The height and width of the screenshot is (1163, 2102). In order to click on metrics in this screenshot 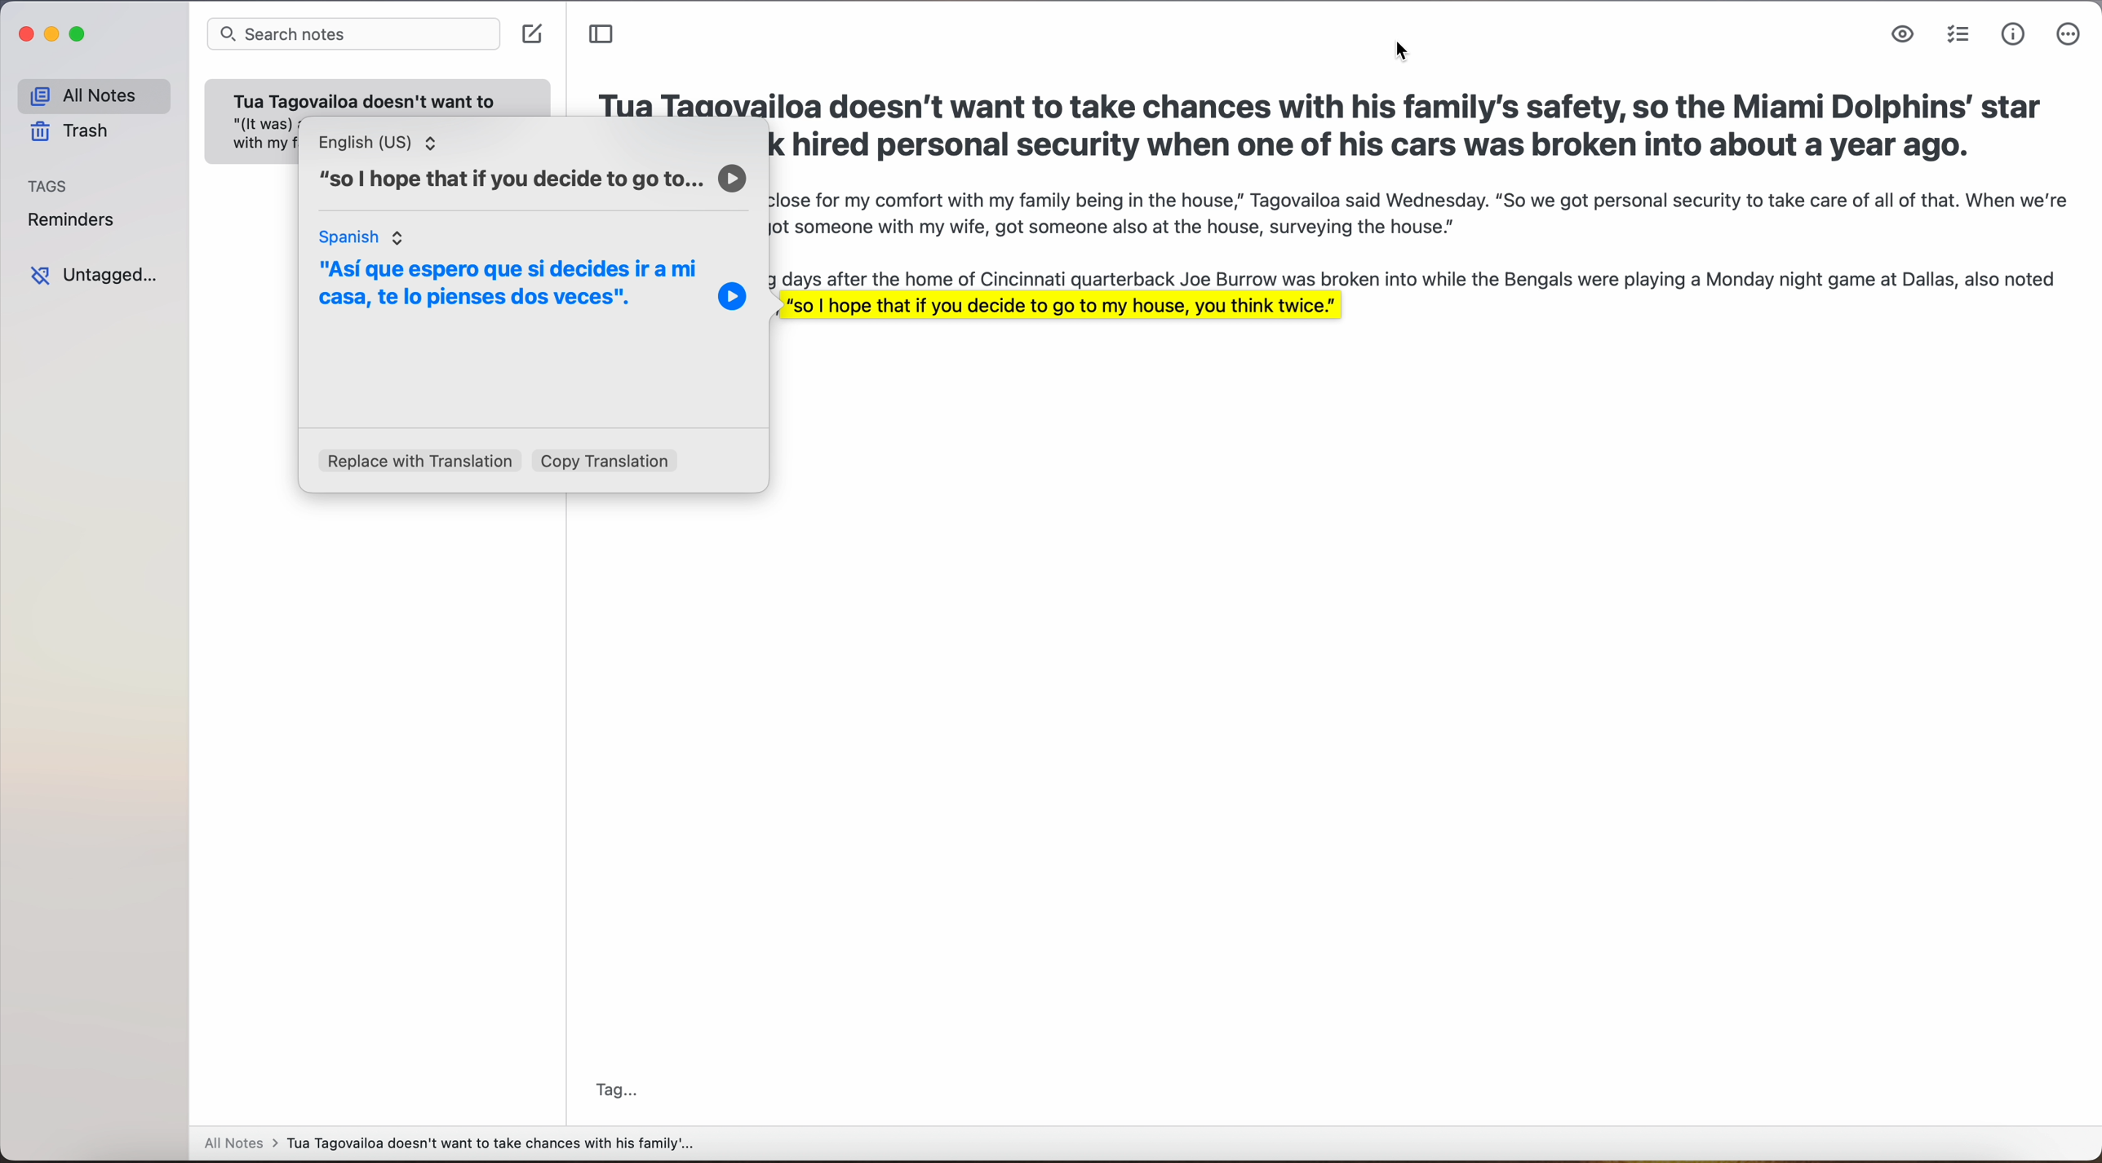, I will do `click(2012, 35)`.